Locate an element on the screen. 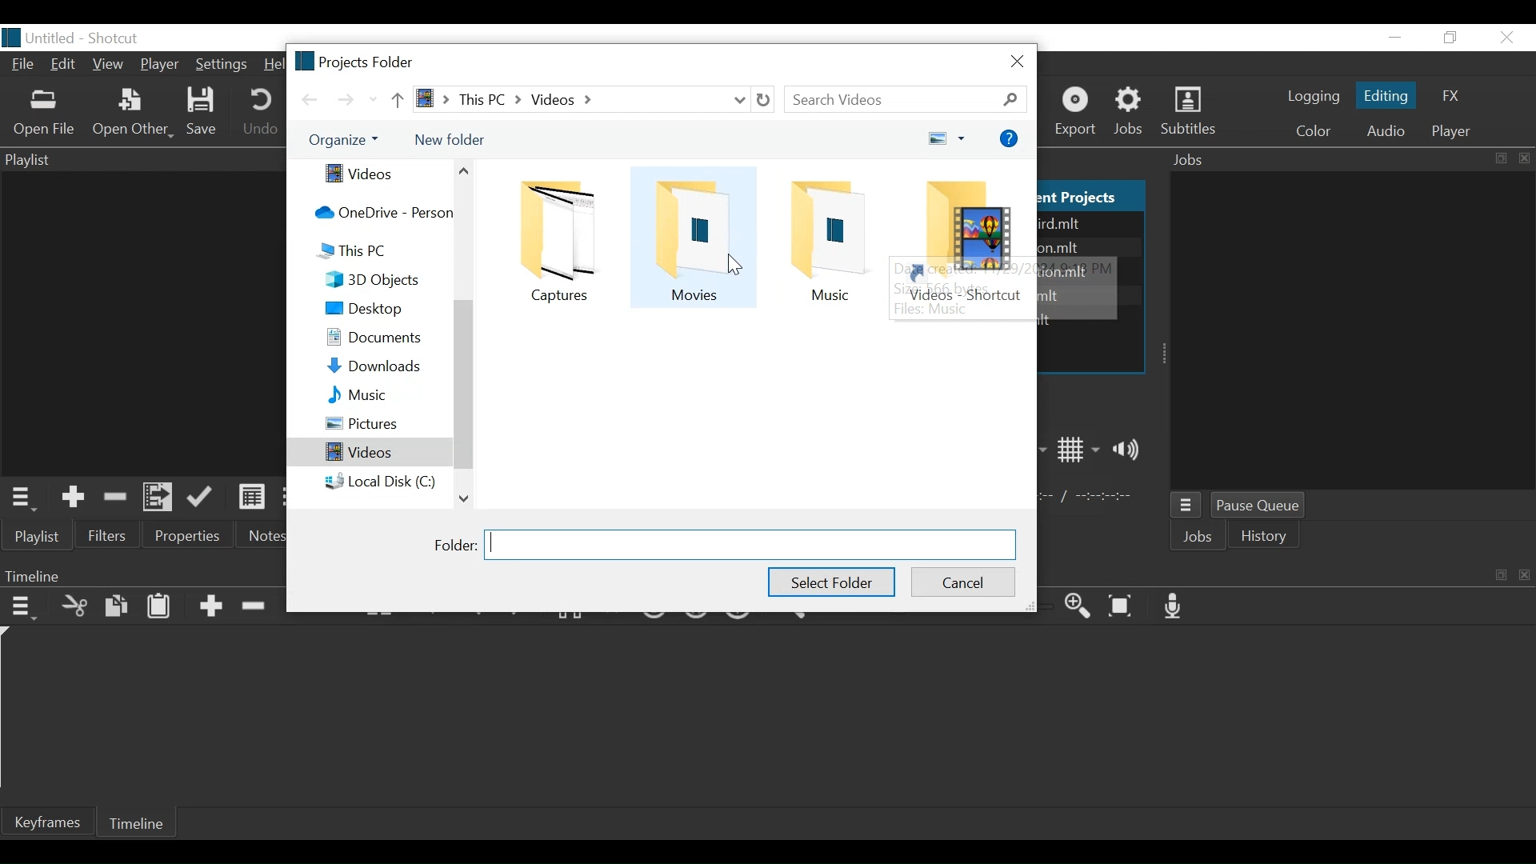  Add the Source to the playlist is located at coordinates (73, 497).